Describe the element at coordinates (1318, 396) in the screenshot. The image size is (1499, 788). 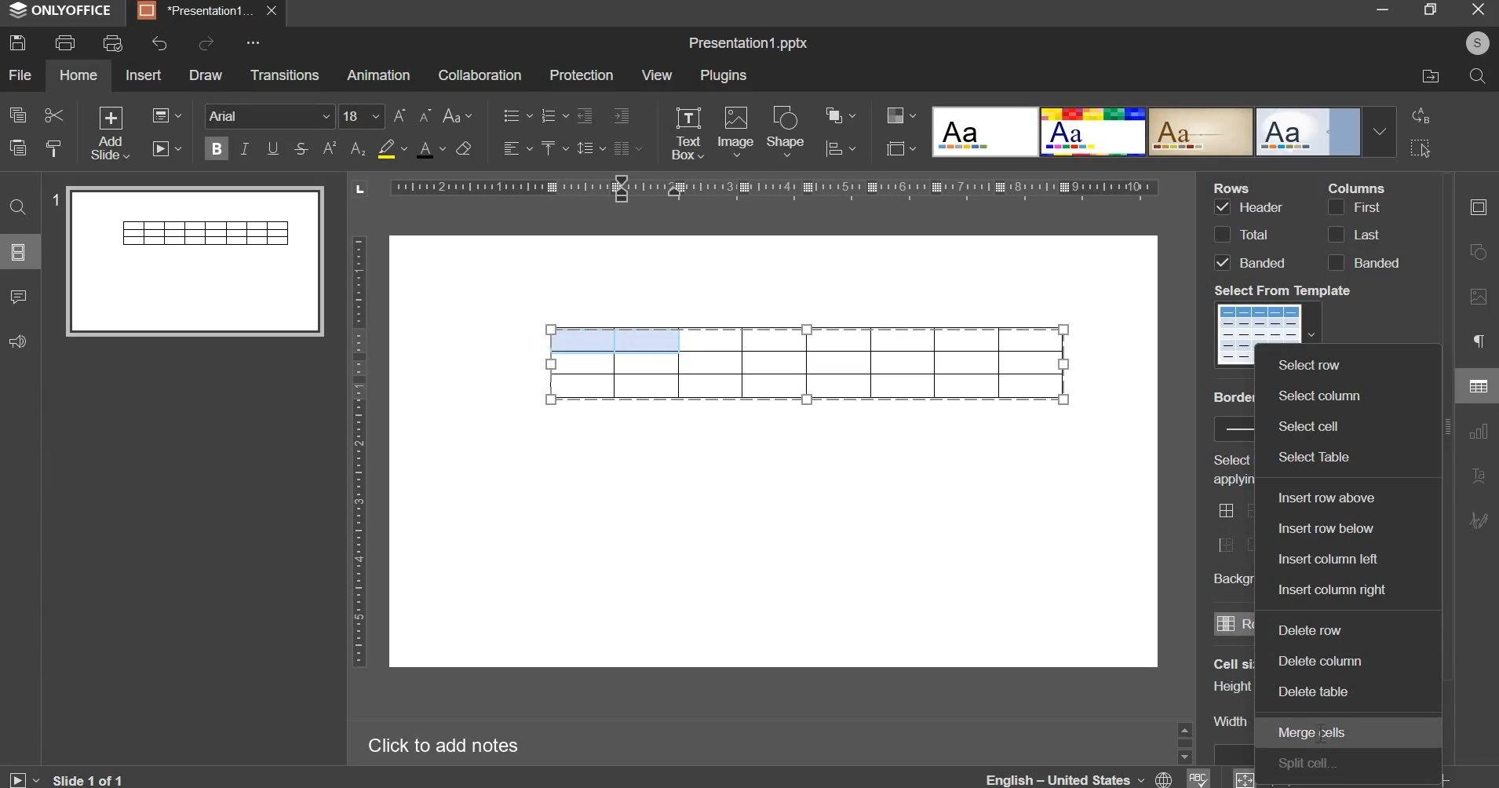
I see `select column` at that location.